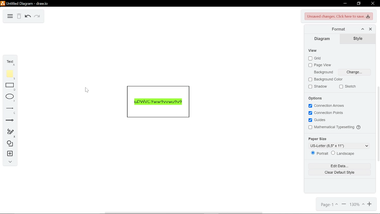 Image resolution: width=380 pixels, height=214 pixels. What do you see at coordinates (9, 61) in the screenshot?
I see `text` at bounding box center [9, 61].